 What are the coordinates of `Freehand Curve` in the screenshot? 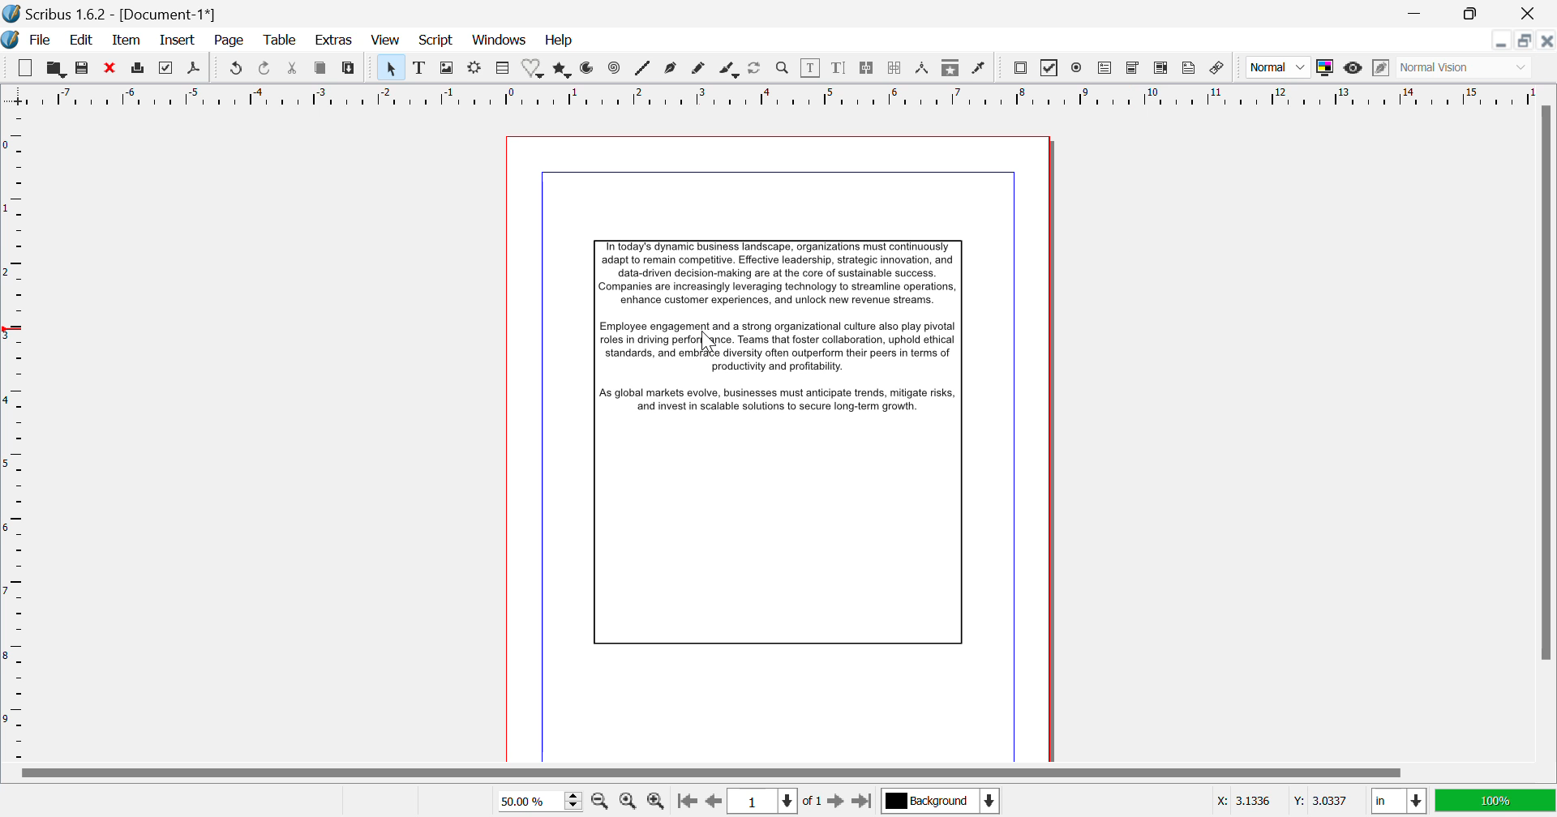 It's located at (696, 69).